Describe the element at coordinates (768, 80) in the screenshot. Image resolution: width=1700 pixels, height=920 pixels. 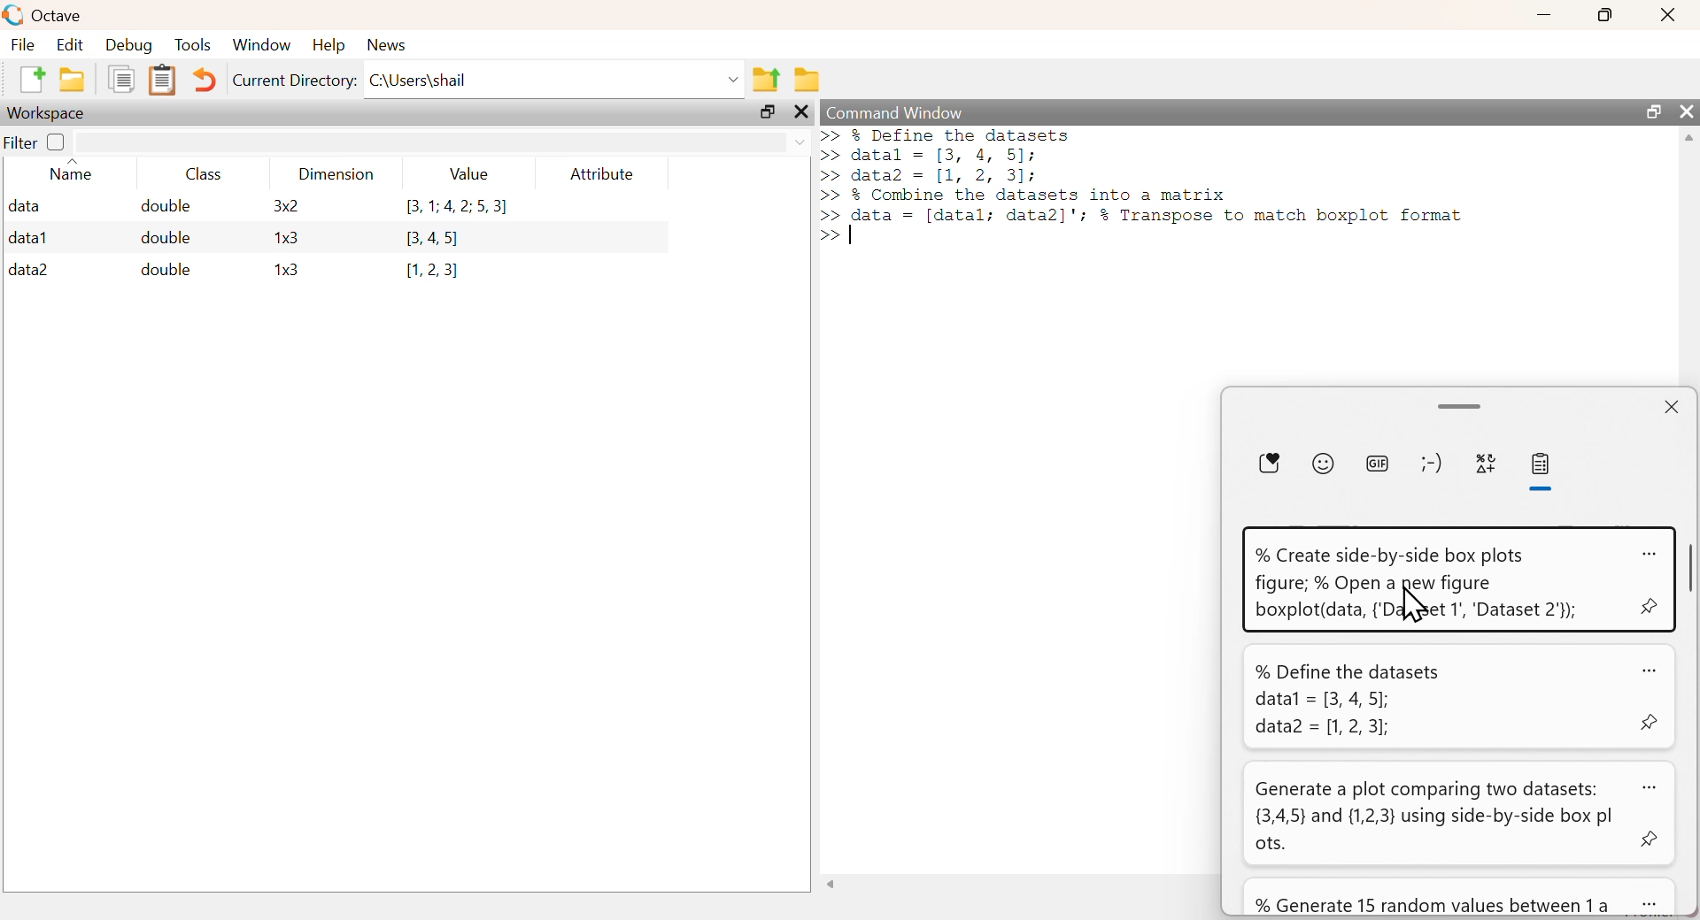
I see `Previous Folder` at that location.